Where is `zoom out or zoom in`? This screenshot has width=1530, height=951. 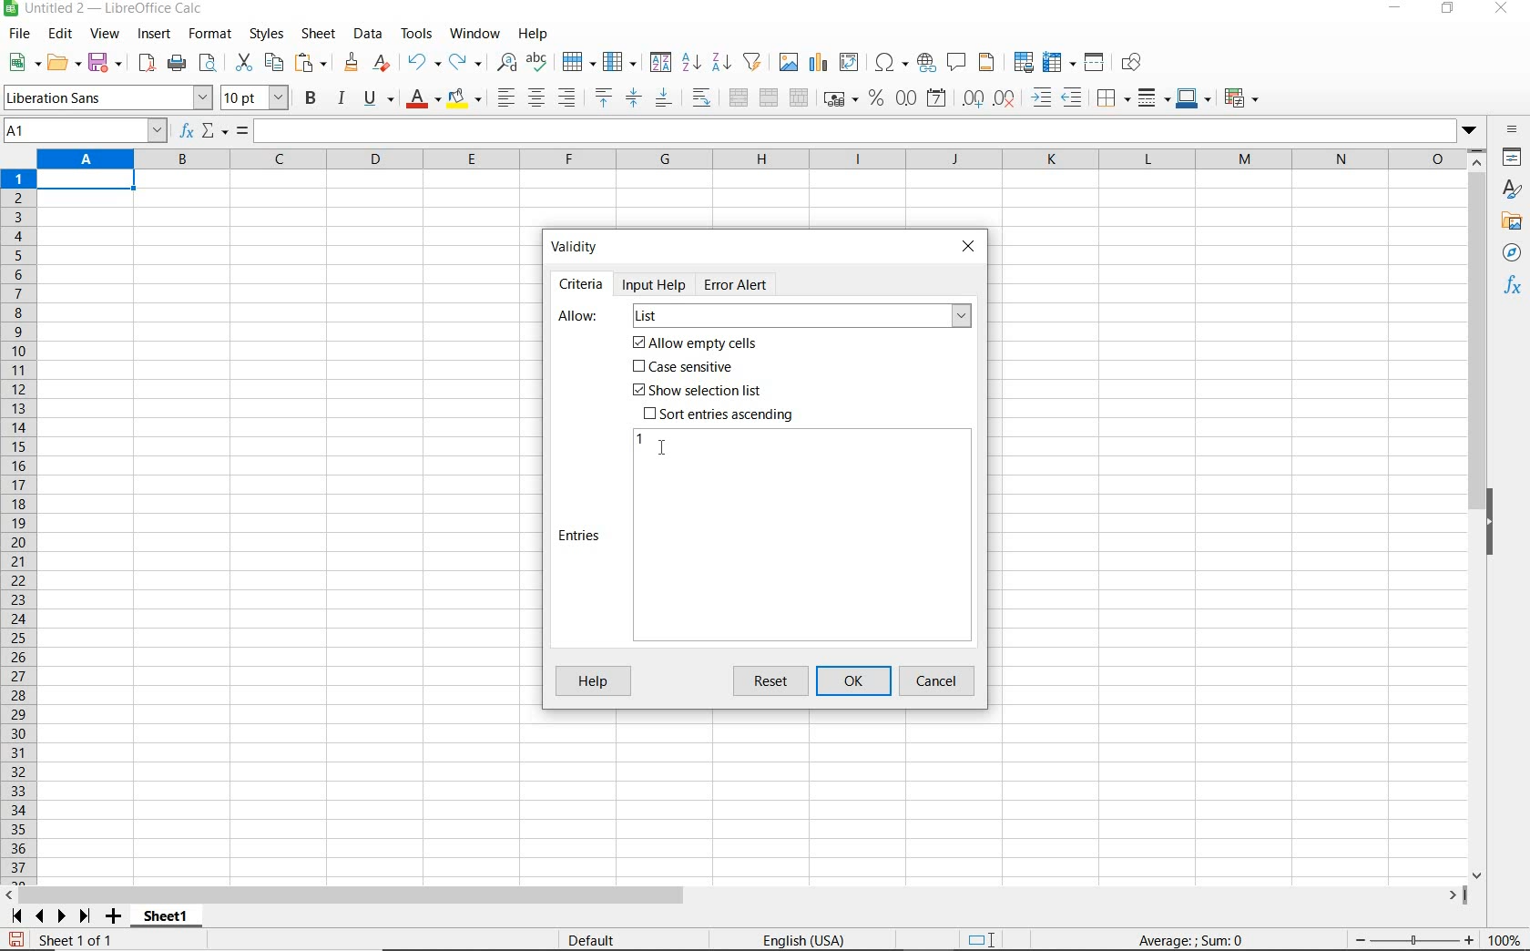
zoom out or zoom in is located at coordinates (1407, 939).